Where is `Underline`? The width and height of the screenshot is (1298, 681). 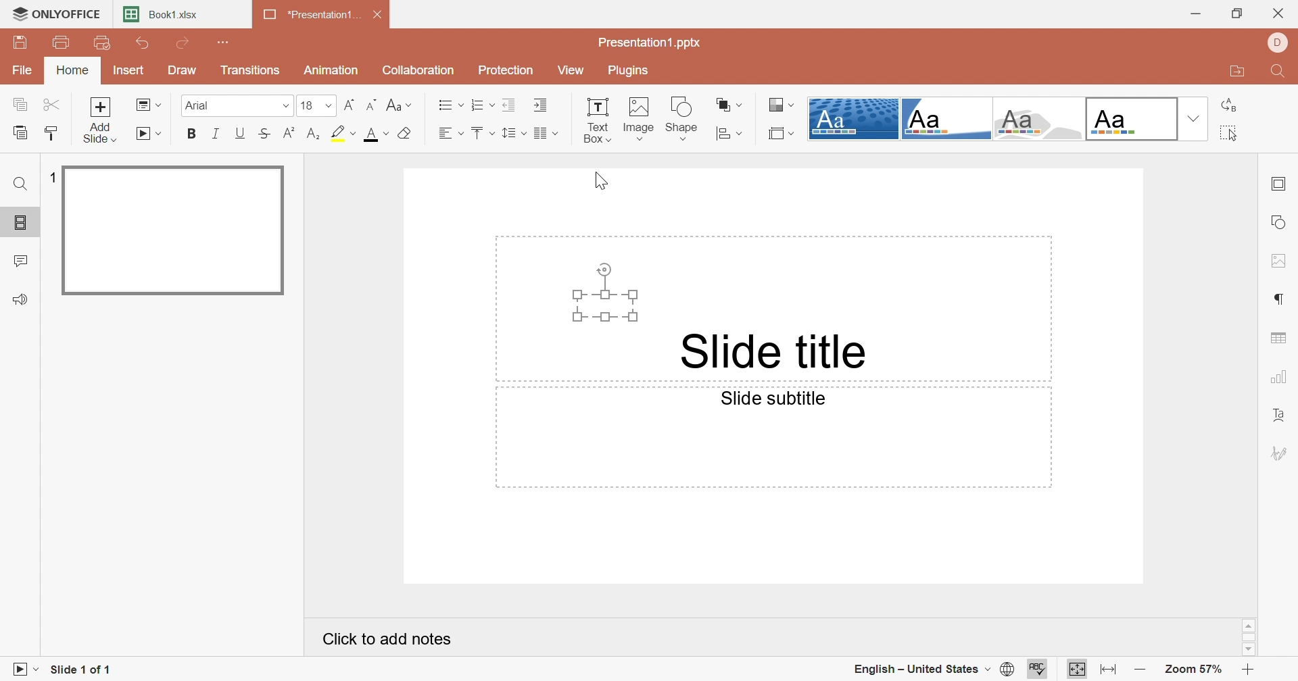 Underline is located at coordinates (241, 133).